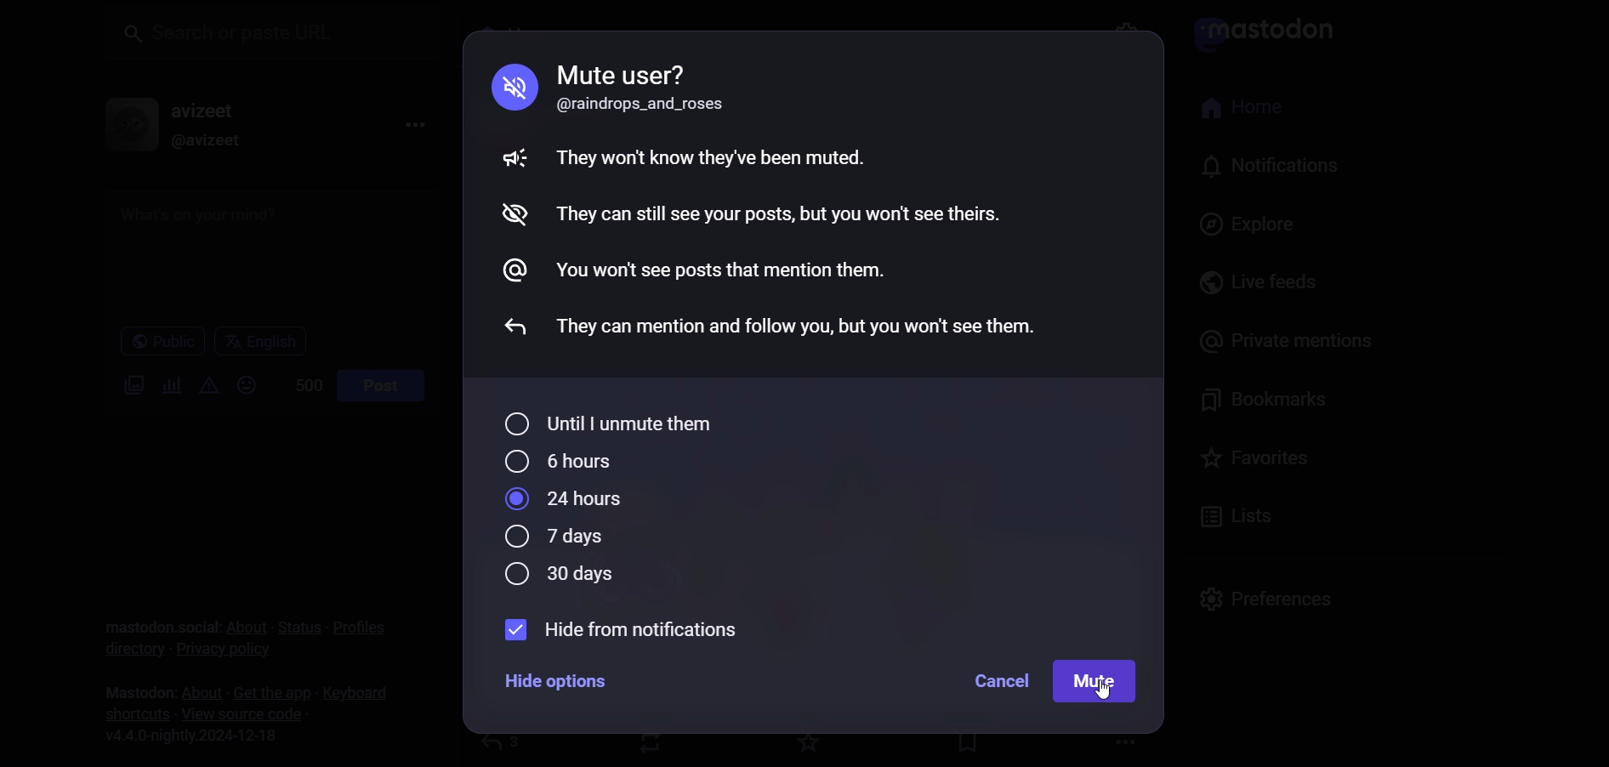 The width and height of the screenshot is (1609, 767). Describe the element at coordinates (990, 683) in the screenshot. I see `cancel` at that location.